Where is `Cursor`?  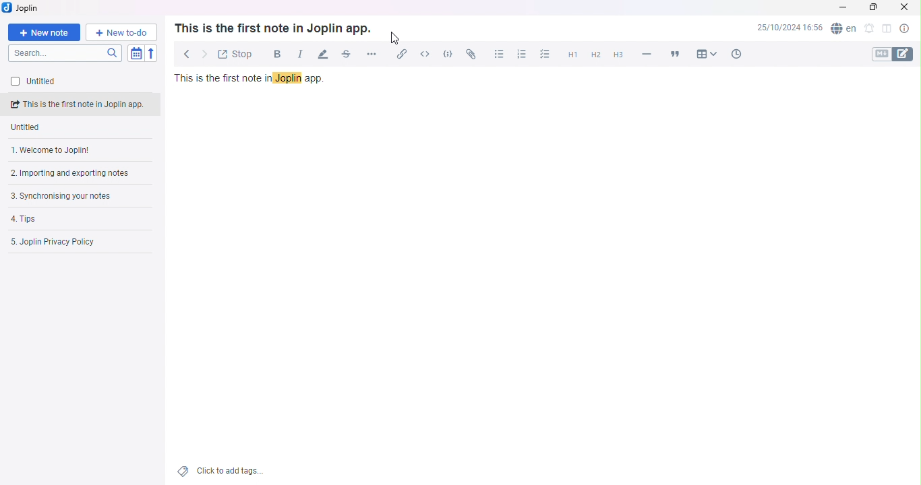 Cursor is located at coordinates (396, 39).